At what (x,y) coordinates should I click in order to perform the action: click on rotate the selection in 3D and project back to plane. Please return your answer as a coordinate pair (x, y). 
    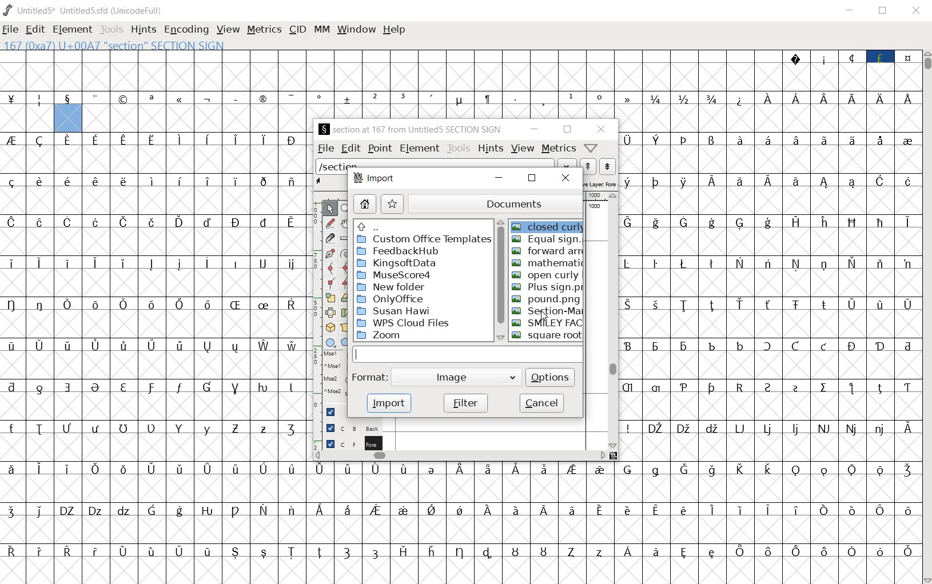
    Looking at the image, I should click on (330, 328).